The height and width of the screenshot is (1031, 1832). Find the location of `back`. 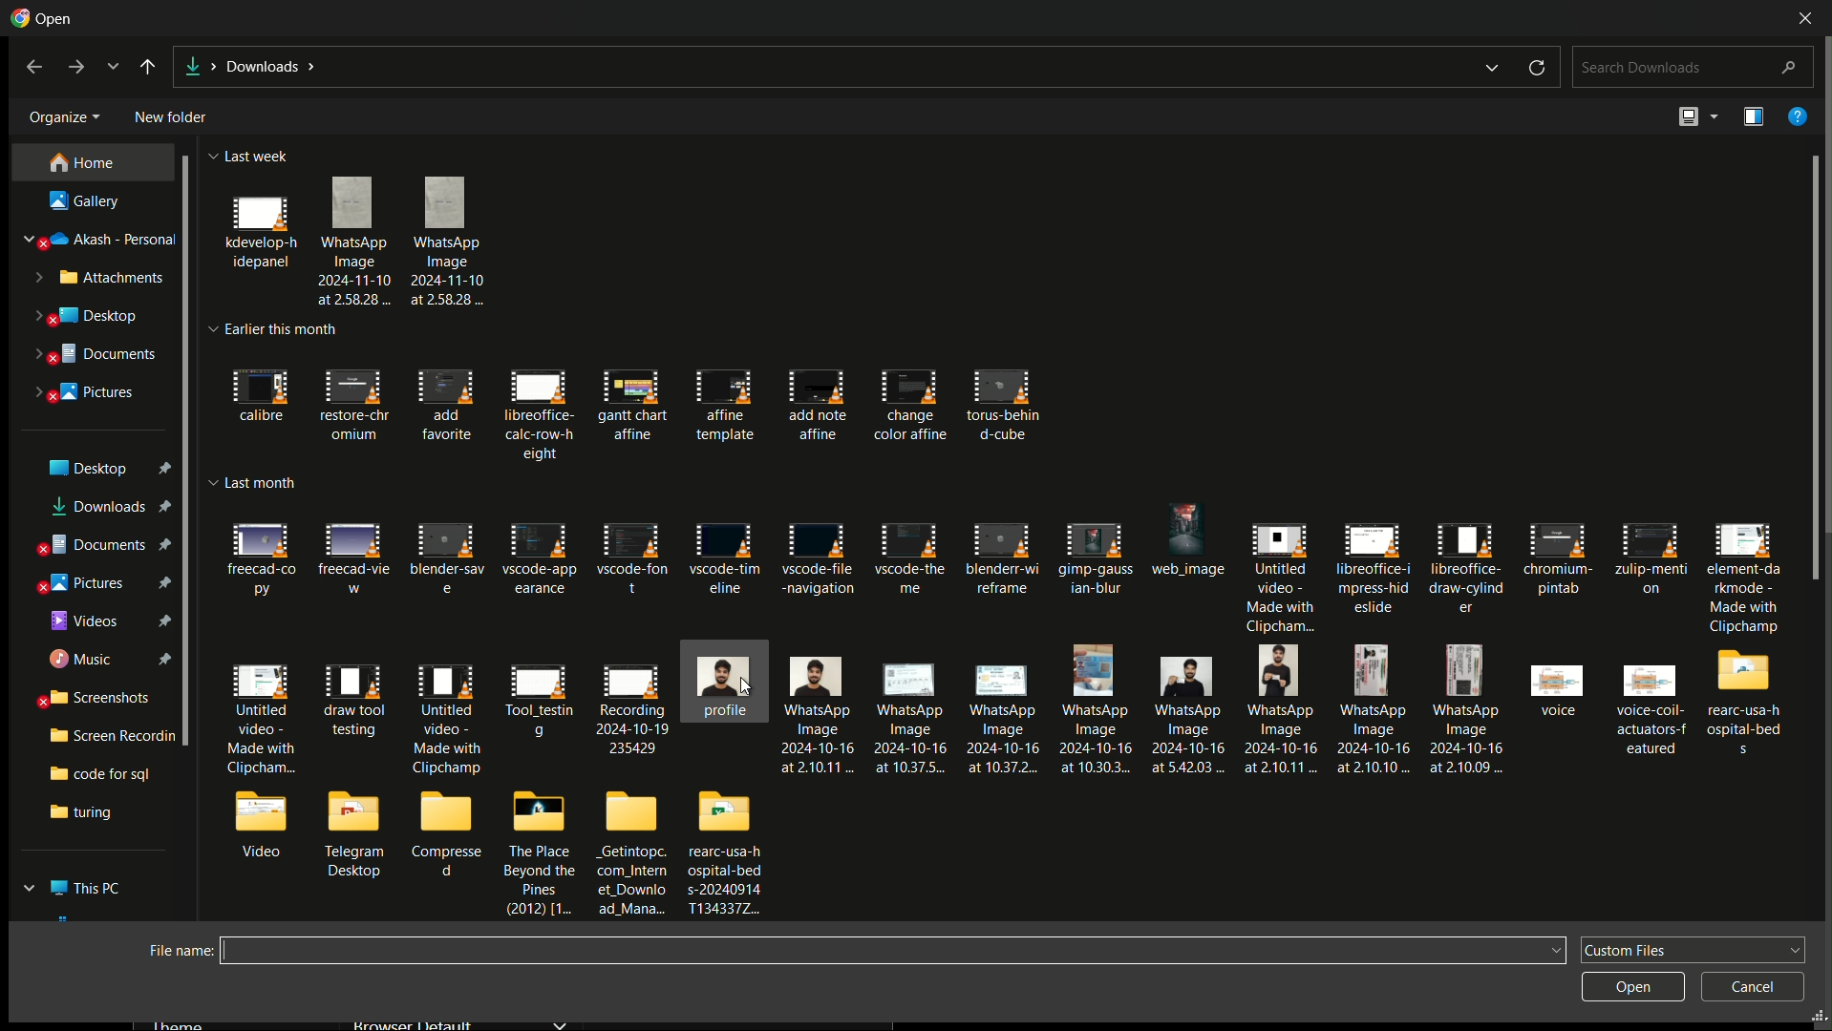

back is located at coordinates (148, 68).